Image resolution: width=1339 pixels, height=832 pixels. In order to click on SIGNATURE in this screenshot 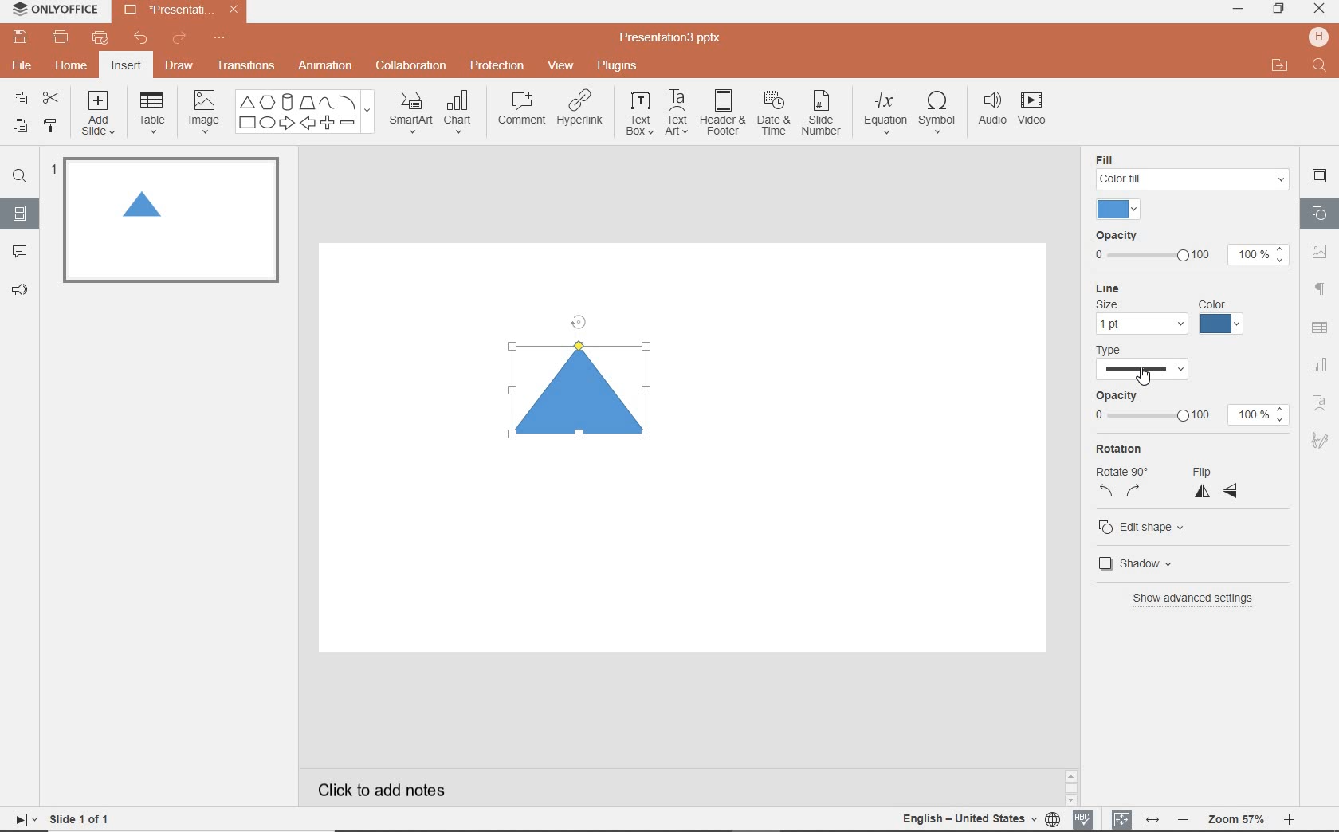, I will do `click(1322, 439)`.